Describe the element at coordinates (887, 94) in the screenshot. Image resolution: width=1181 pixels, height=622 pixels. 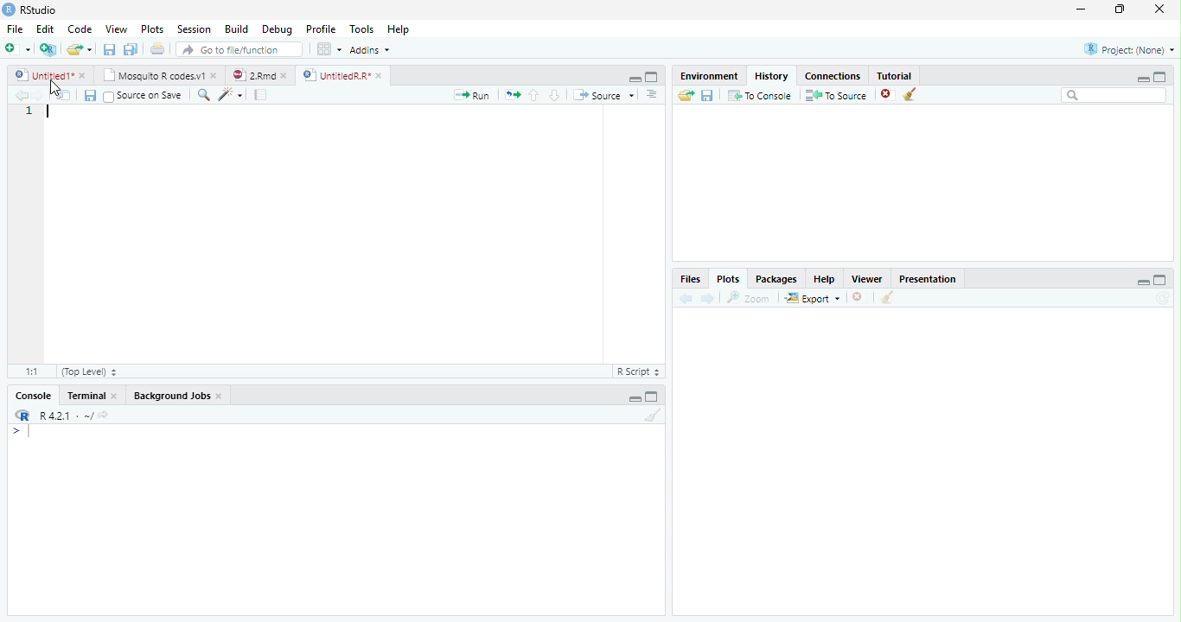
I see `Remove the selected history entries` at that location.